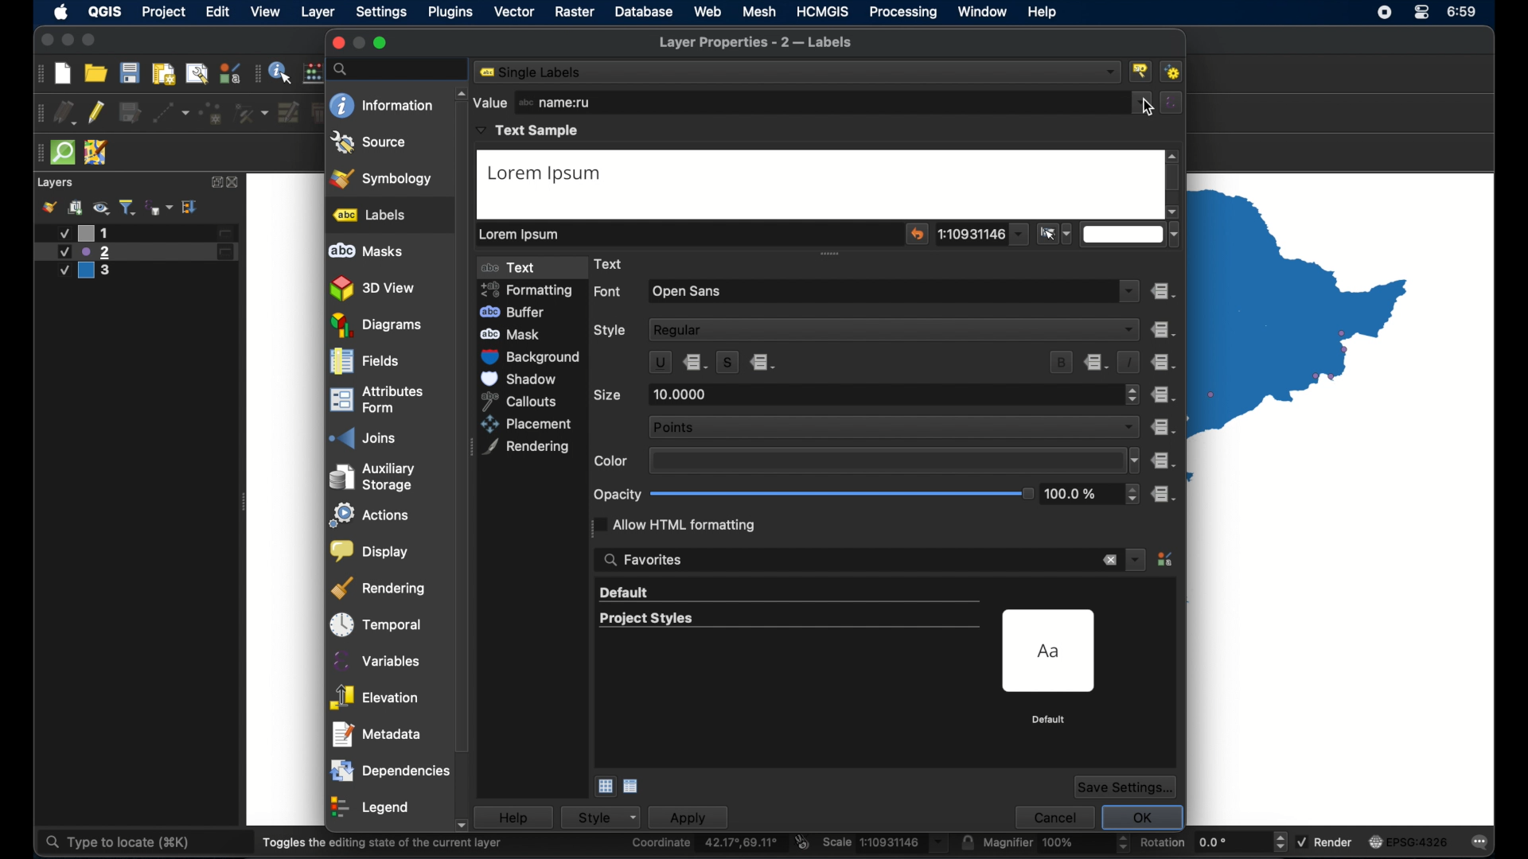 Image resolution: width=1528 pixels, height=859 pixels. What do you see at coordinates (1481, 843) in the screenshot?
I see `messages` at bounding box center [1481, 843].